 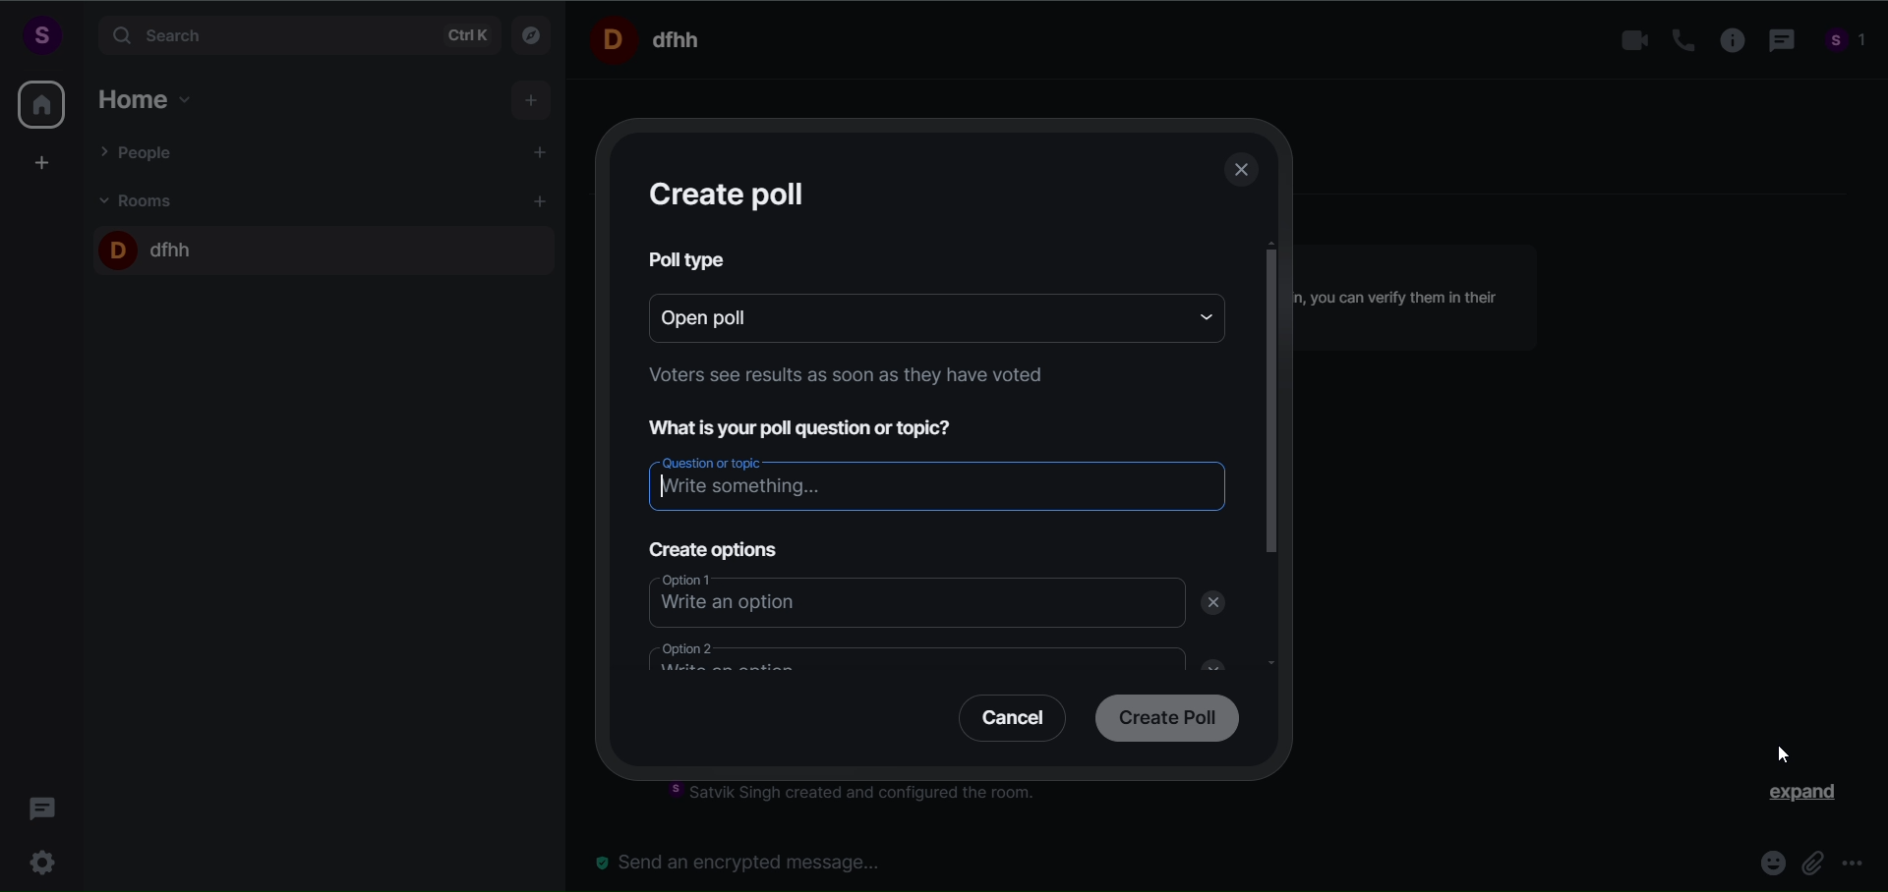 I want to click on attachment, so click(x=1812, y=862).